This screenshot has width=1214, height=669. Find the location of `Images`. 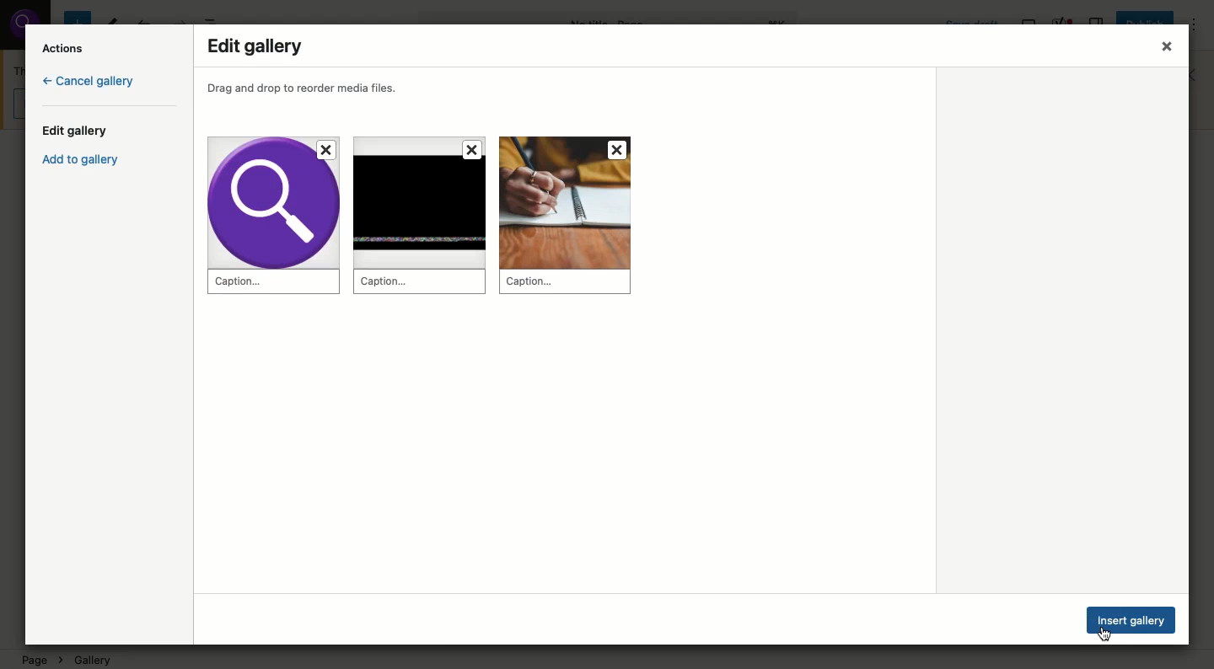

Images is located at coordinates (437, 221).